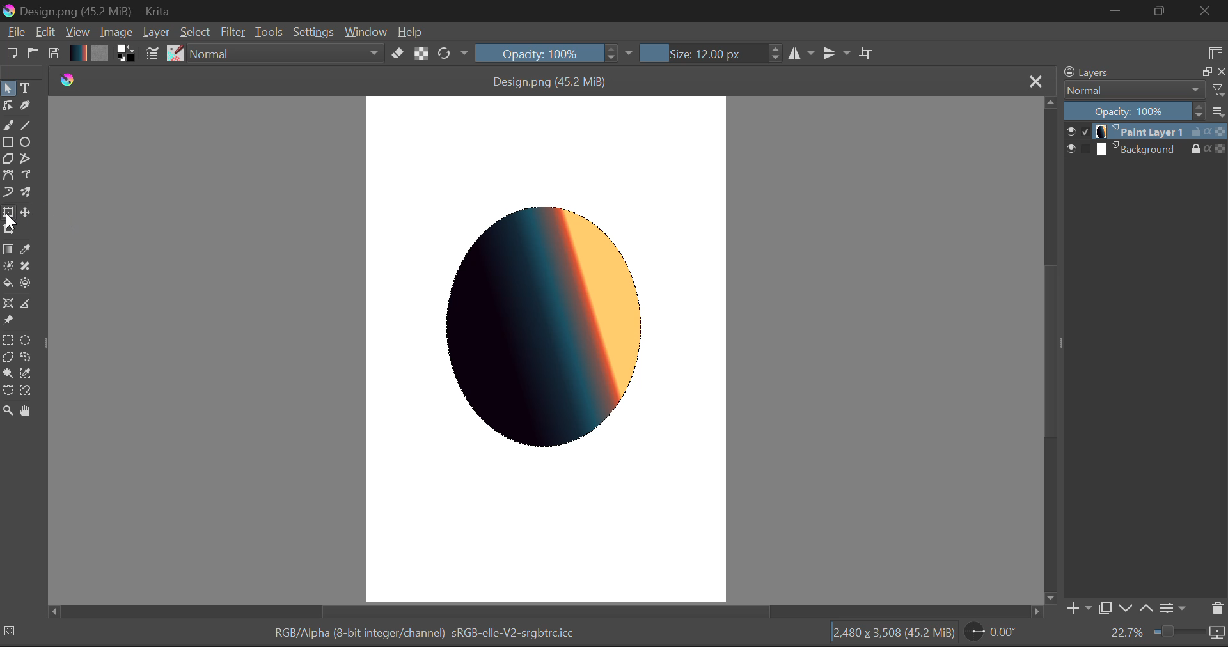 The image size is (1228, 647). I want to click on Settings, so click(312, 31).